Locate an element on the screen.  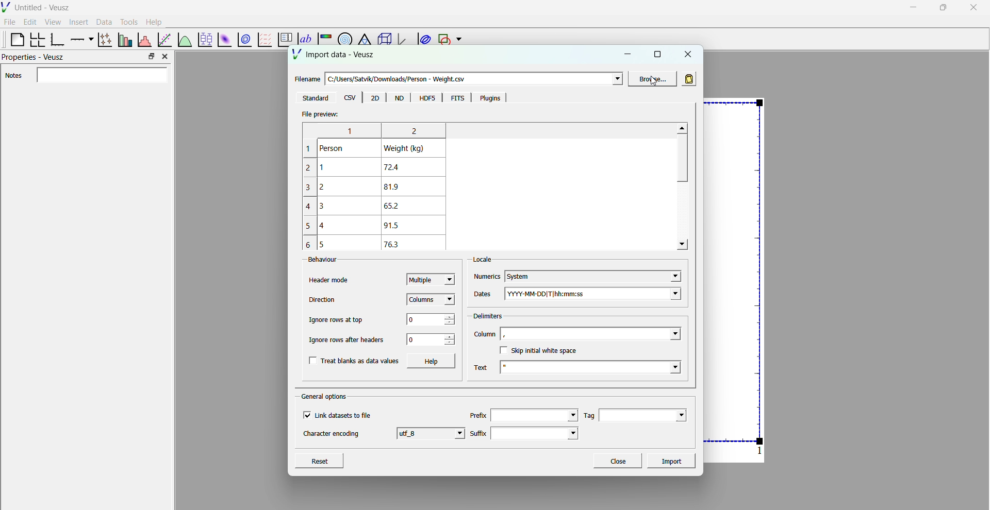
 SKIp inital white space is located at coordinates (542, 350).